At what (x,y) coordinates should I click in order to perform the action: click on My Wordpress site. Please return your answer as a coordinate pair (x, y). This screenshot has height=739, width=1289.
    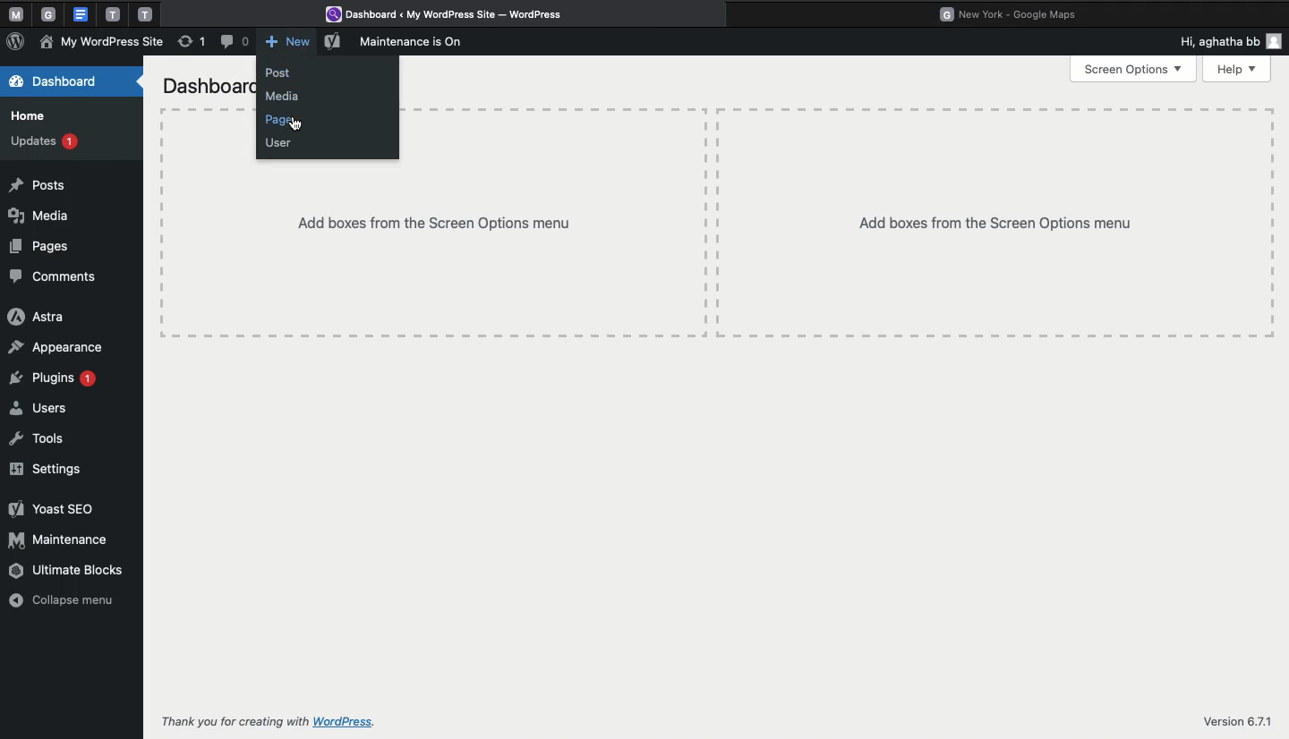
    Looking at the image, I should click on (103, 42).